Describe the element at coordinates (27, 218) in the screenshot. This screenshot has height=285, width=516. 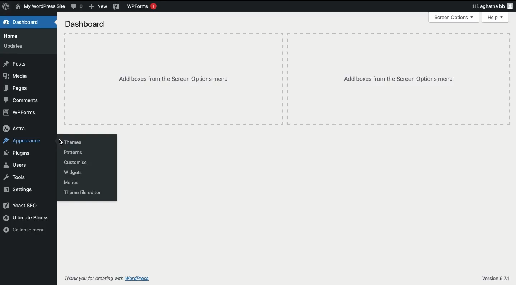
I see `Ultimate blocks` at that location.